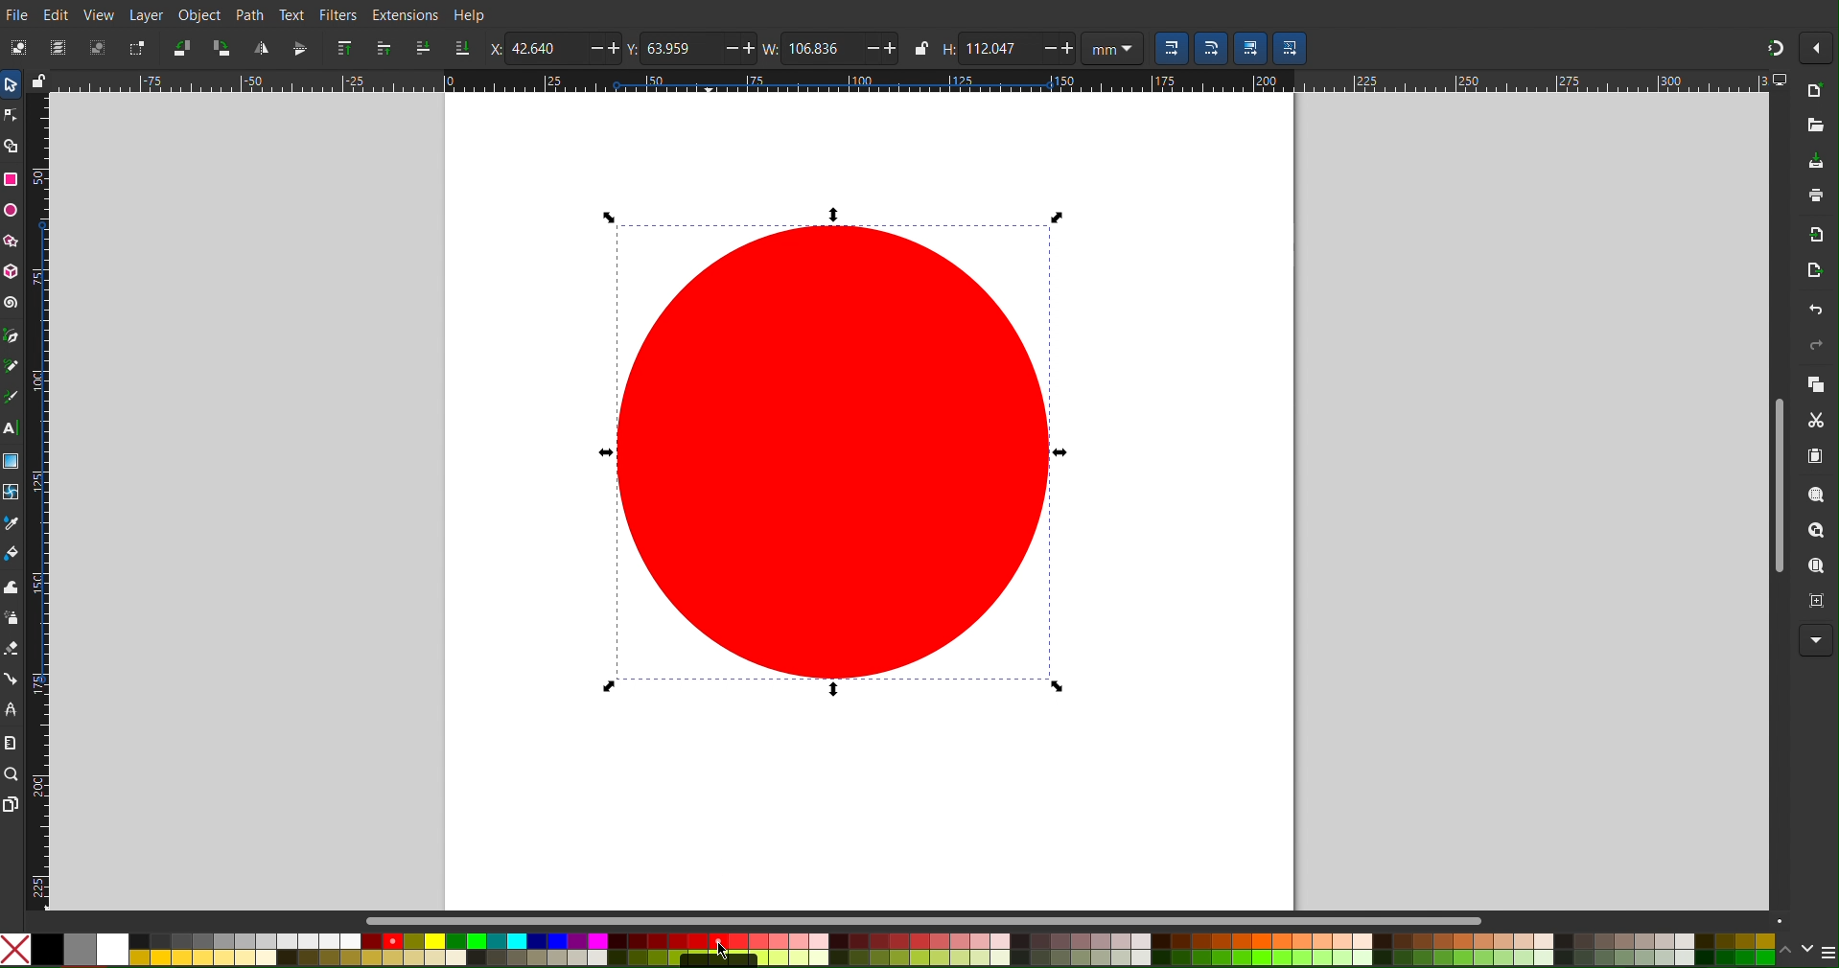 Image resolution: width=1839 pixels, height=968 pixels. I want to click on New, so click(1816, 91).